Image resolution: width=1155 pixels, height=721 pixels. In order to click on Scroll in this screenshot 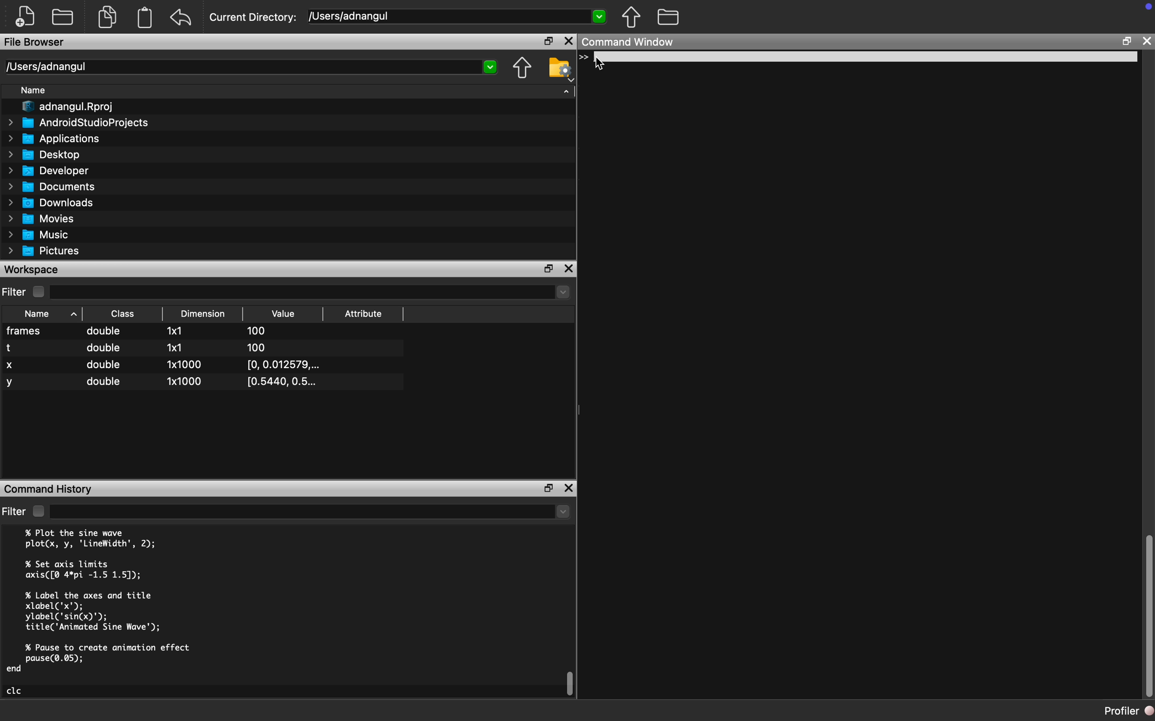, I will do `click(1148, 613)`.